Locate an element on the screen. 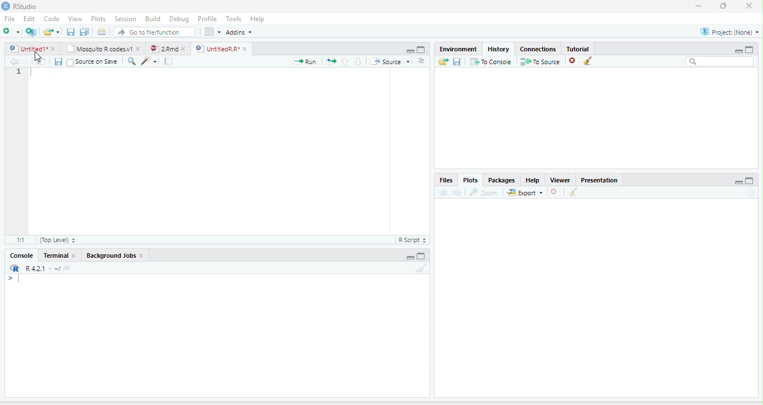 The height and width of the screenshot is (405, 763). Go forward to next source location is located at coordinates (25, 61).